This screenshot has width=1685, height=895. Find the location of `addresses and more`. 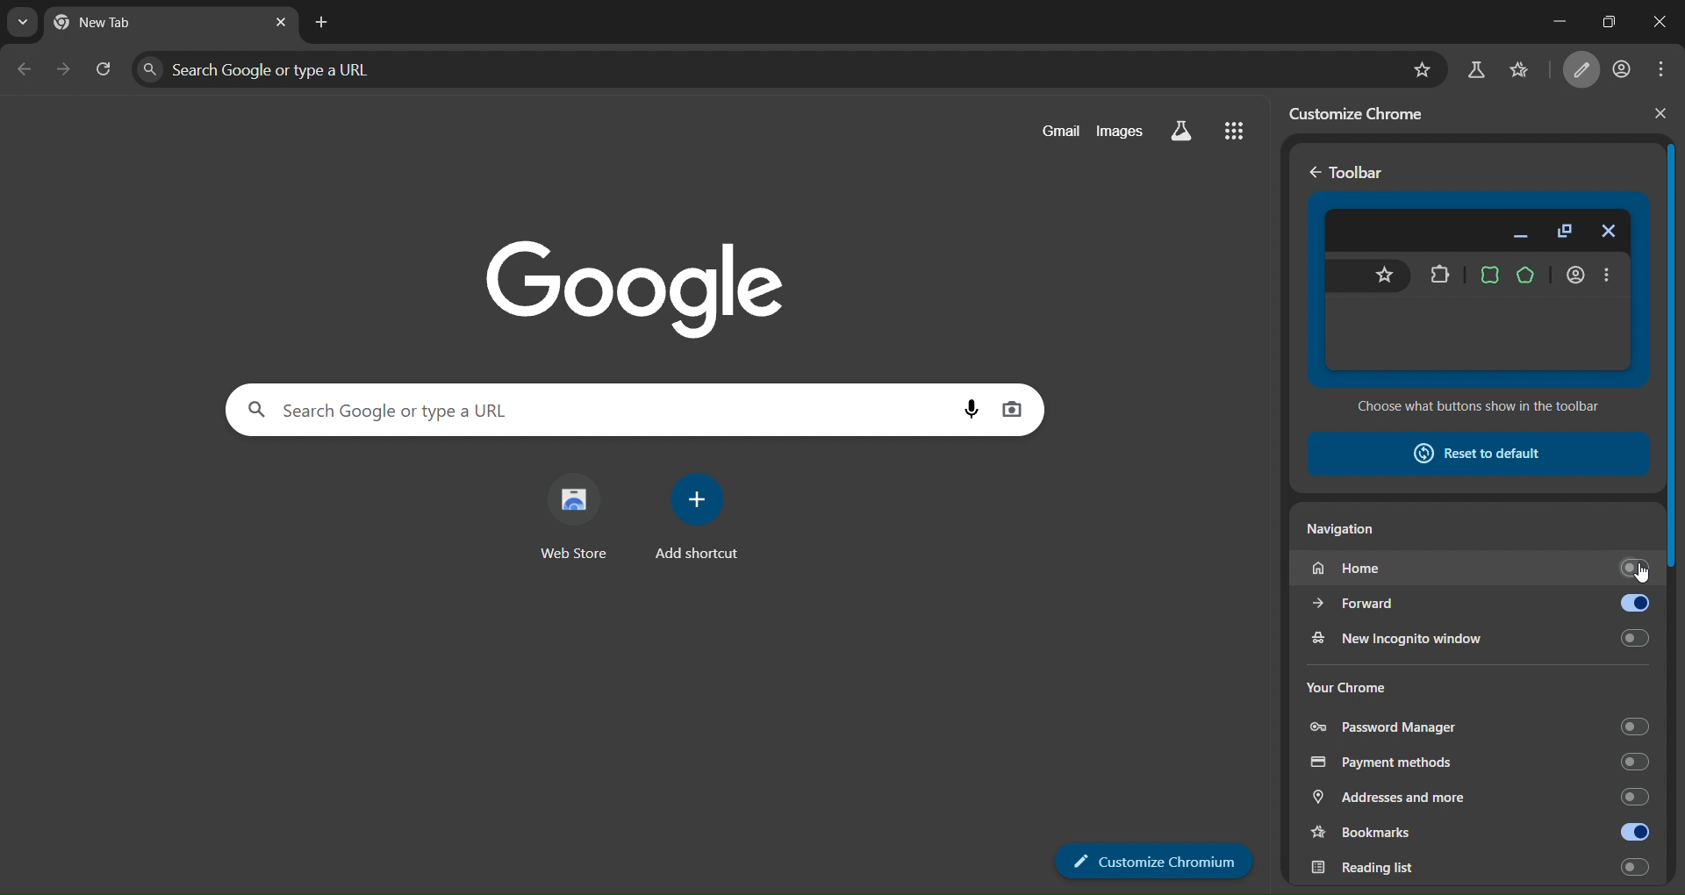

addresses and more is located at coordinates (1479, 798).